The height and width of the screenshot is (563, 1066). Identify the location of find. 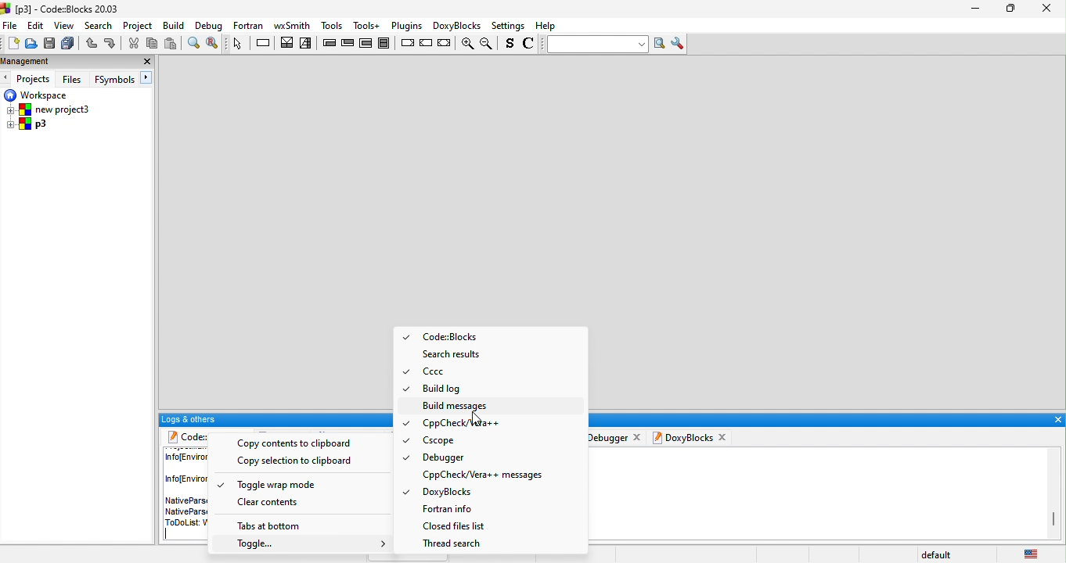
(193, 43).